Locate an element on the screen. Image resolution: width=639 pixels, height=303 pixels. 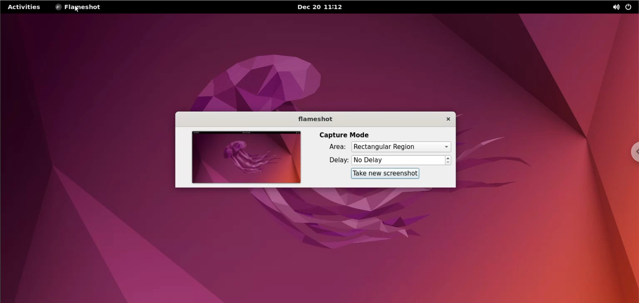
delay  is located at coordinates (333, 161).